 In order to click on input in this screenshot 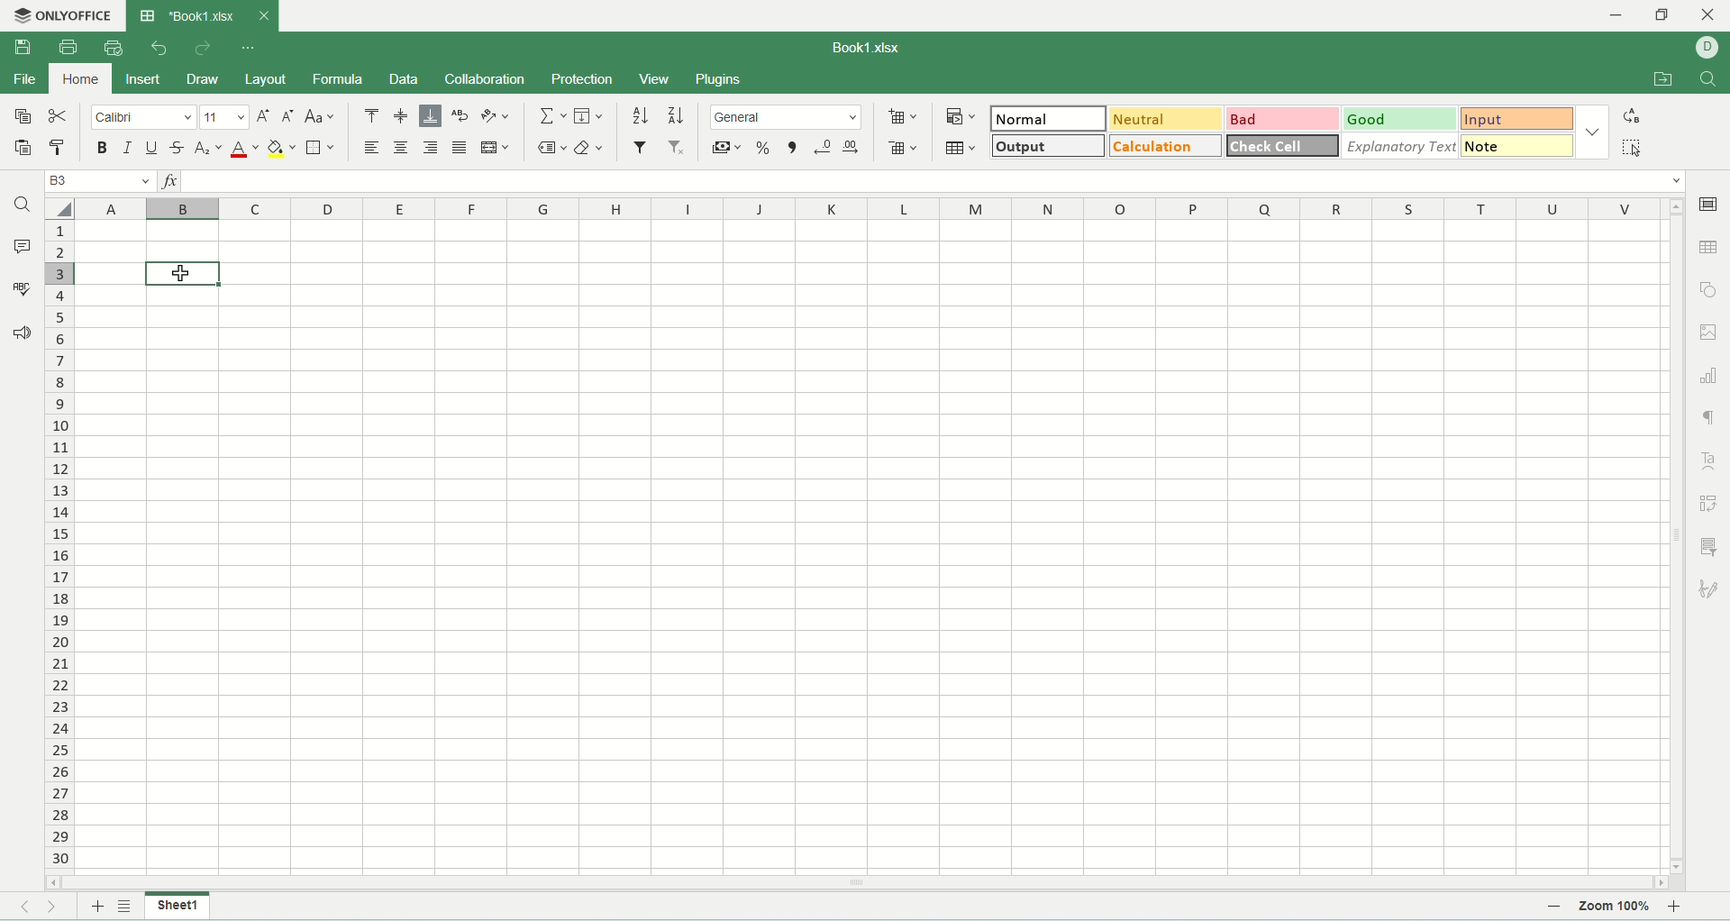, I will do `click(1521, 118)`.